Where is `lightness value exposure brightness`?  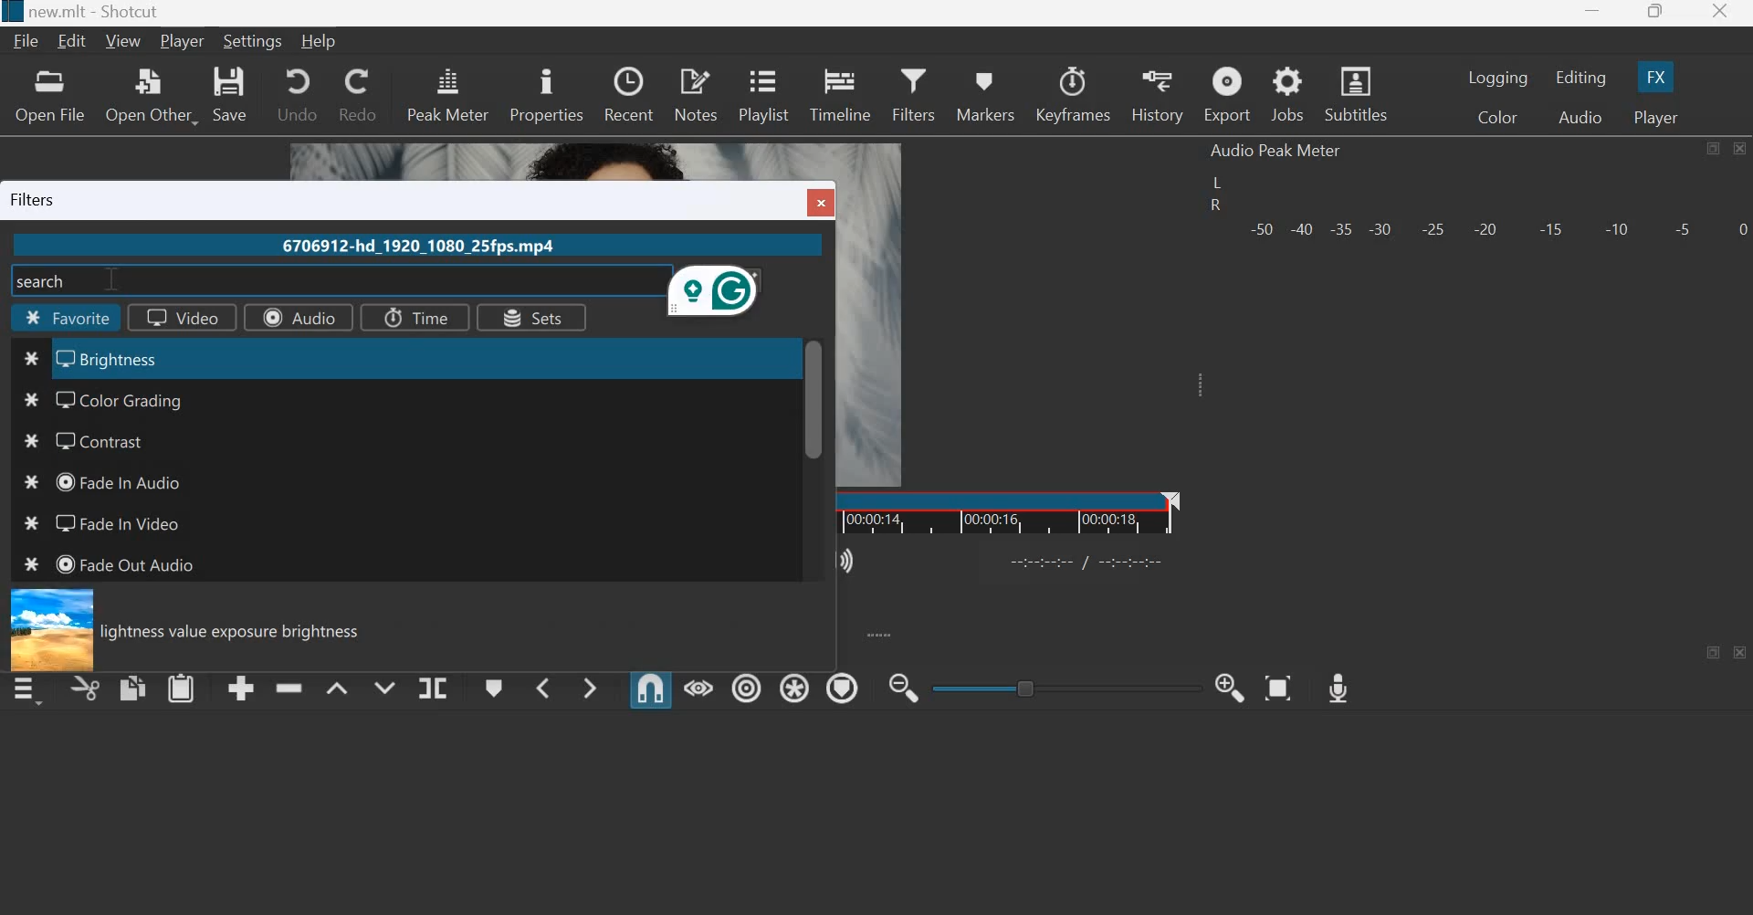
lightness value exposure brightness is located at coordinates (238, 633).